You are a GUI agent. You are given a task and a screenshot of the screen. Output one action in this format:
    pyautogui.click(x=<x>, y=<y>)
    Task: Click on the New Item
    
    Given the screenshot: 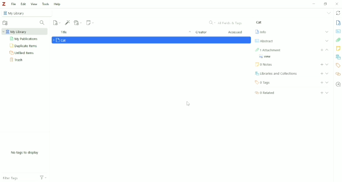 What is the action you would take?
    pyautogui.click(x=57, y=22)
    